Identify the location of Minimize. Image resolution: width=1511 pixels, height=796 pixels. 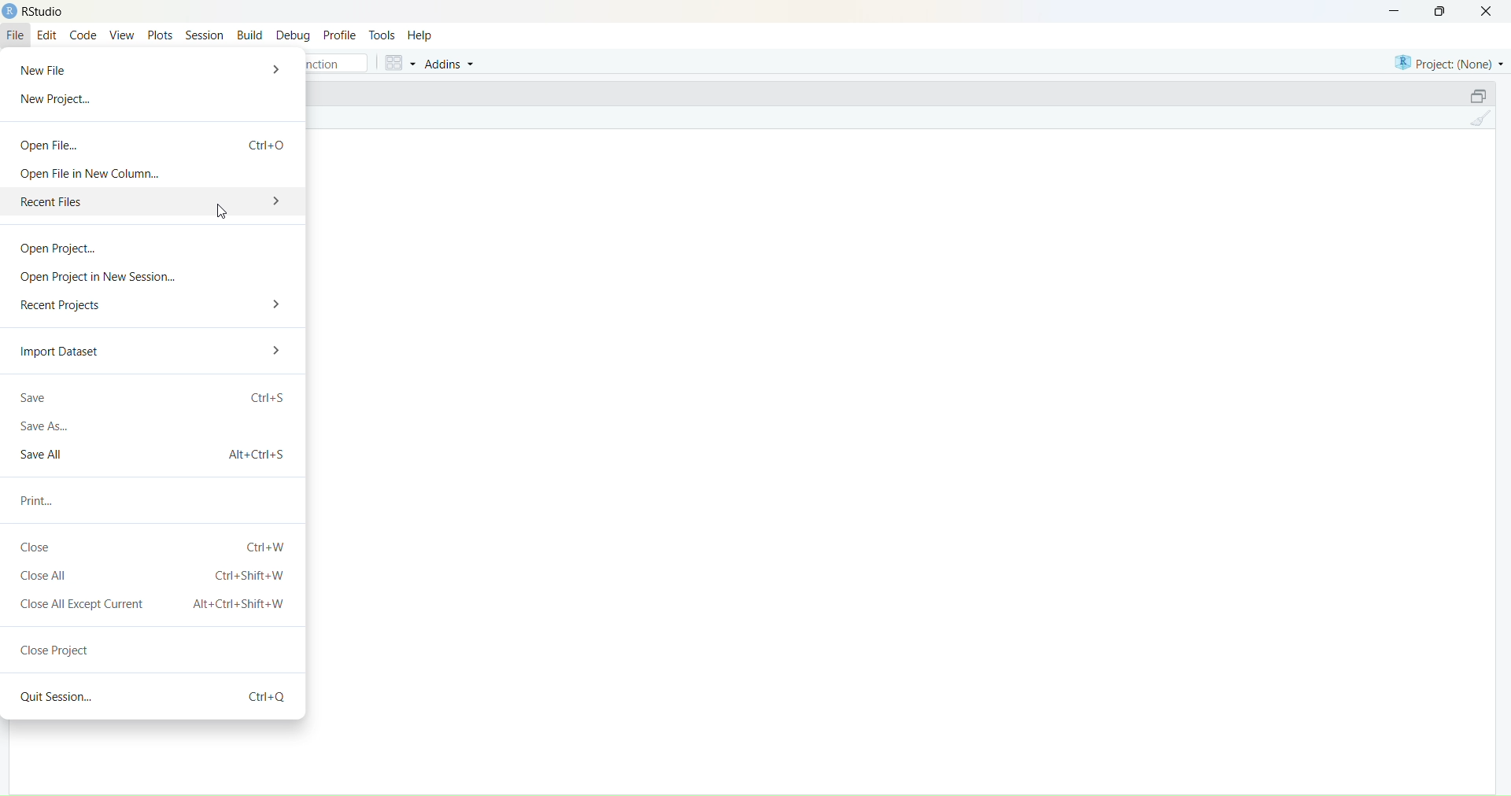
(1391, 11).